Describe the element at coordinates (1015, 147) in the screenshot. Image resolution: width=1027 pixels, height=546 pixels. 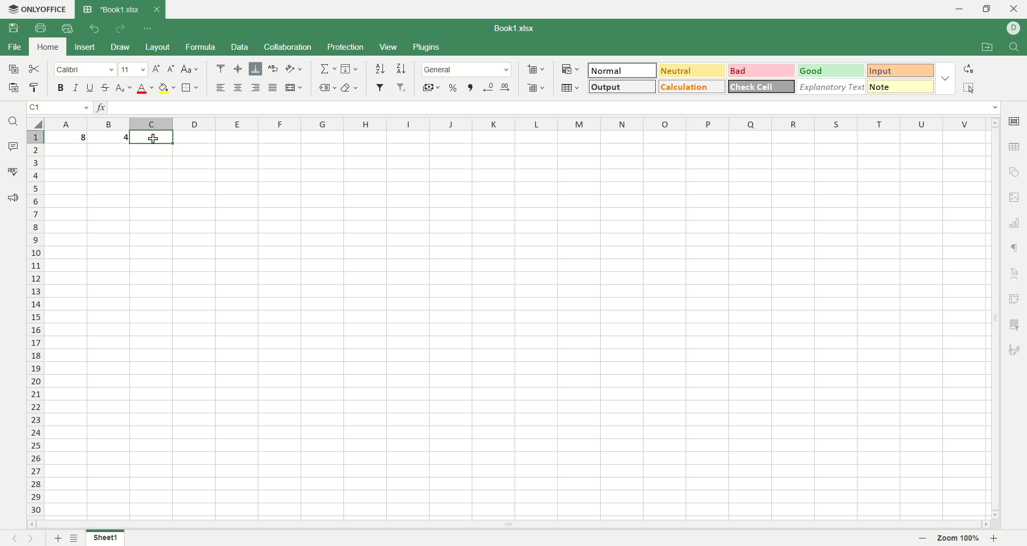
I see `table settings` at that location.